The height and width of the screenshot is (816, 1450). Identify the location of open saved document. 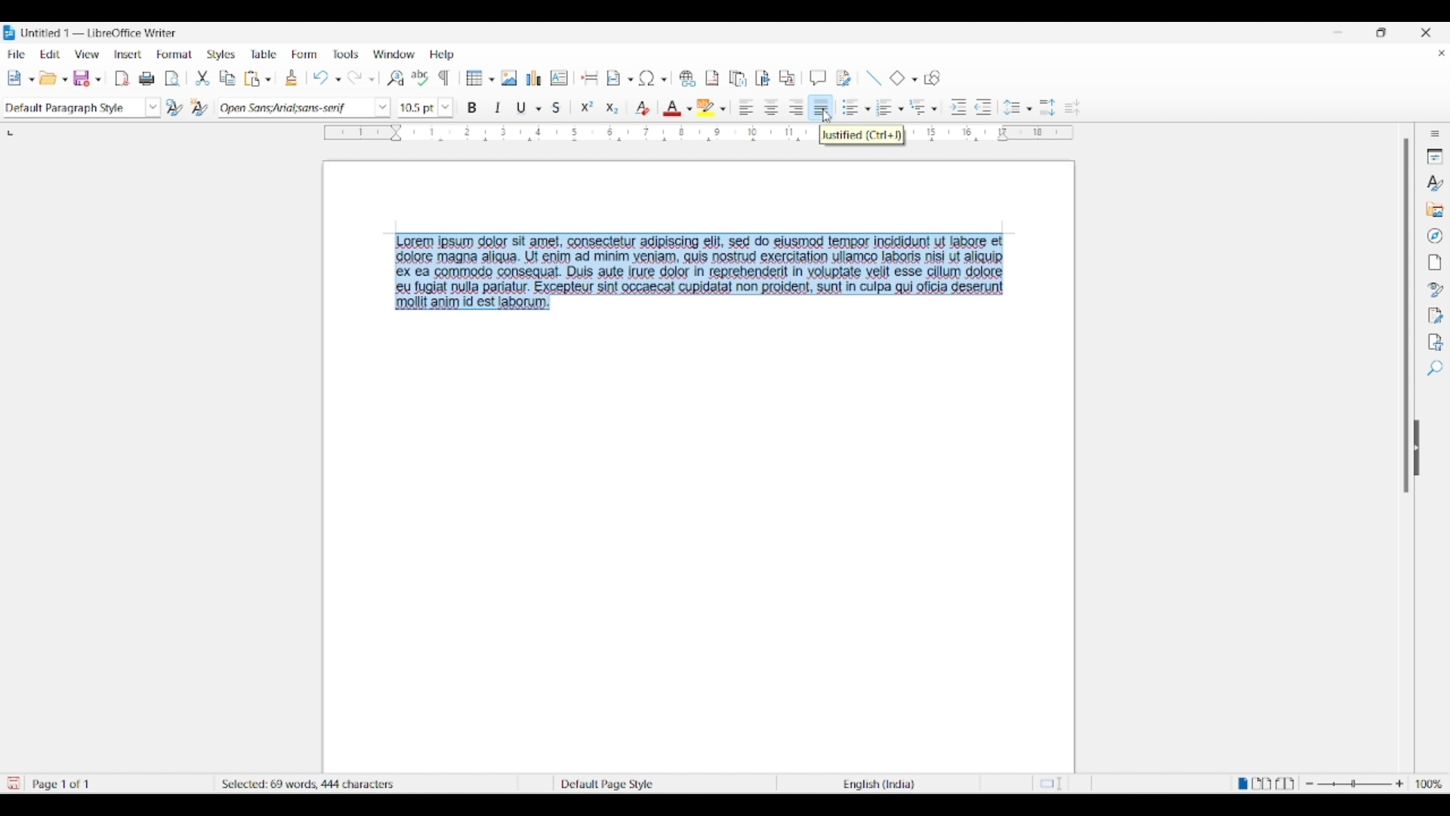
(50, 78).